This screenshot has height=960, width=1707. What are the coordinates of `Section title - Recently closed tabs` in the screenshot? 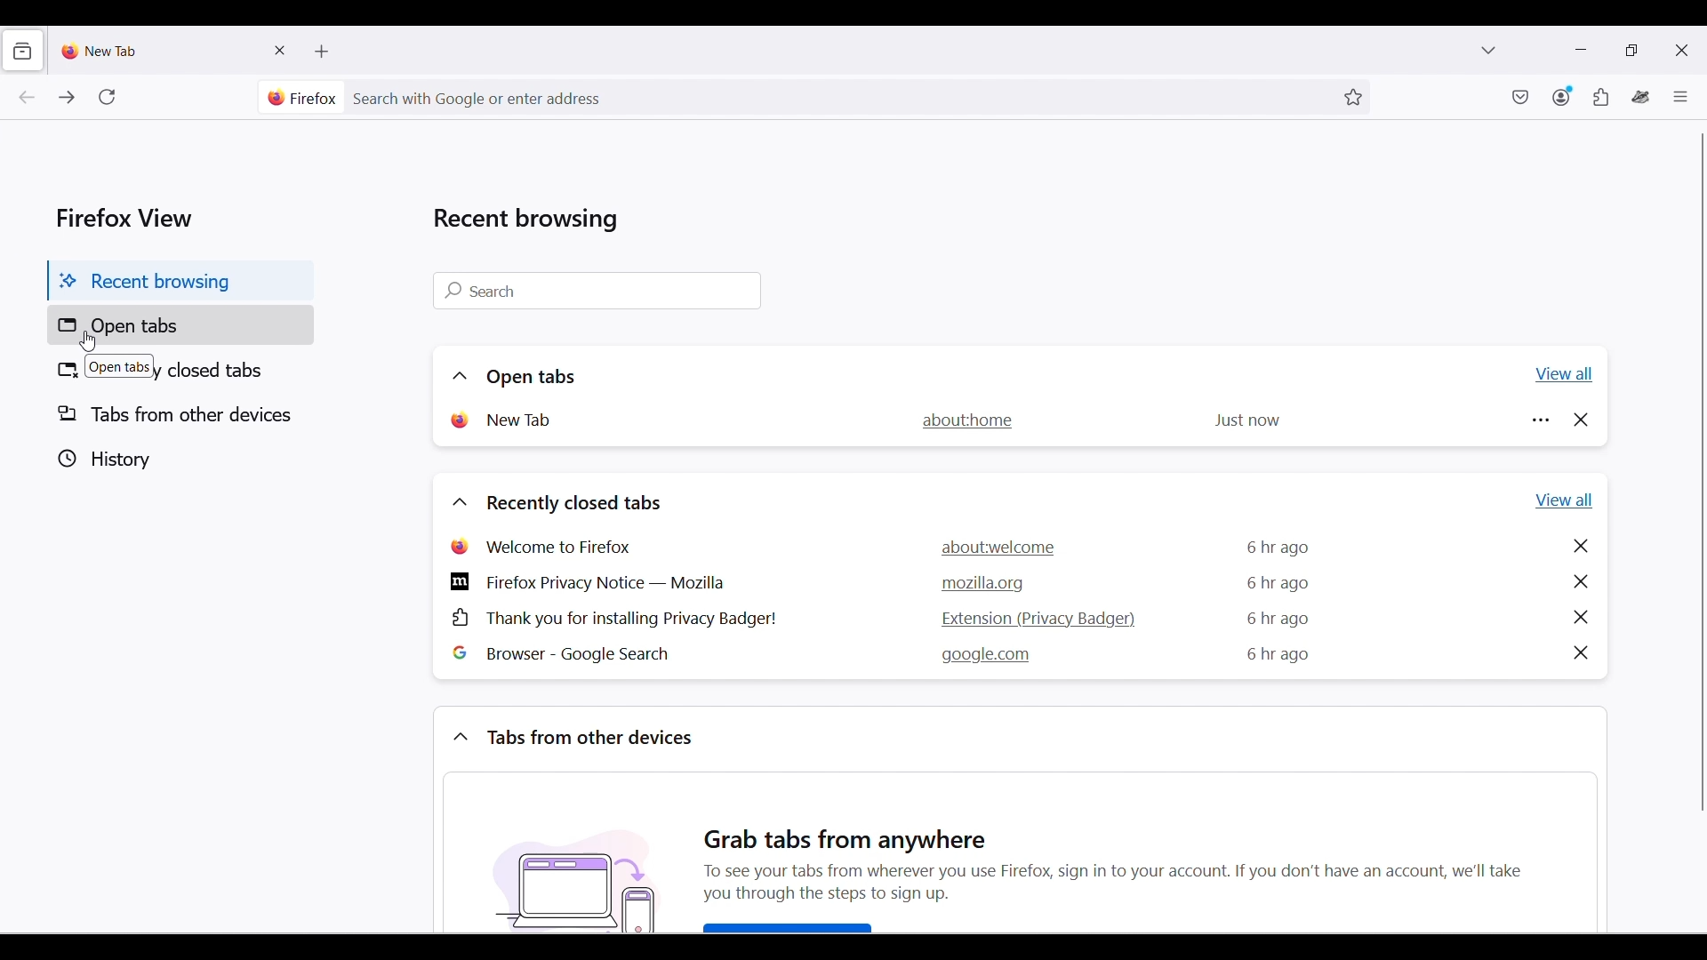 It's located at (573, 504).